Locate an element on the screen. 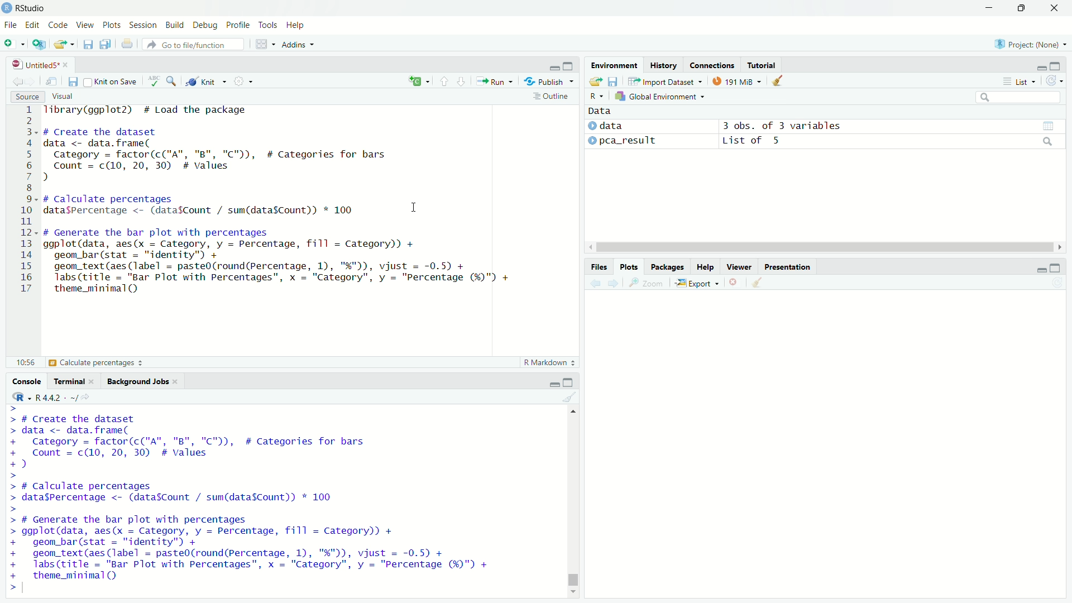 The image size is (1072, 603). R language version - R4.4.2 is located at coordinates (67, 398).